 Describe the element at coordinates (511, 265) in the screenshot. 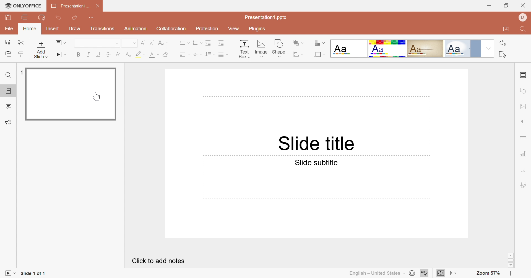

I see `Scroll down` at that location.